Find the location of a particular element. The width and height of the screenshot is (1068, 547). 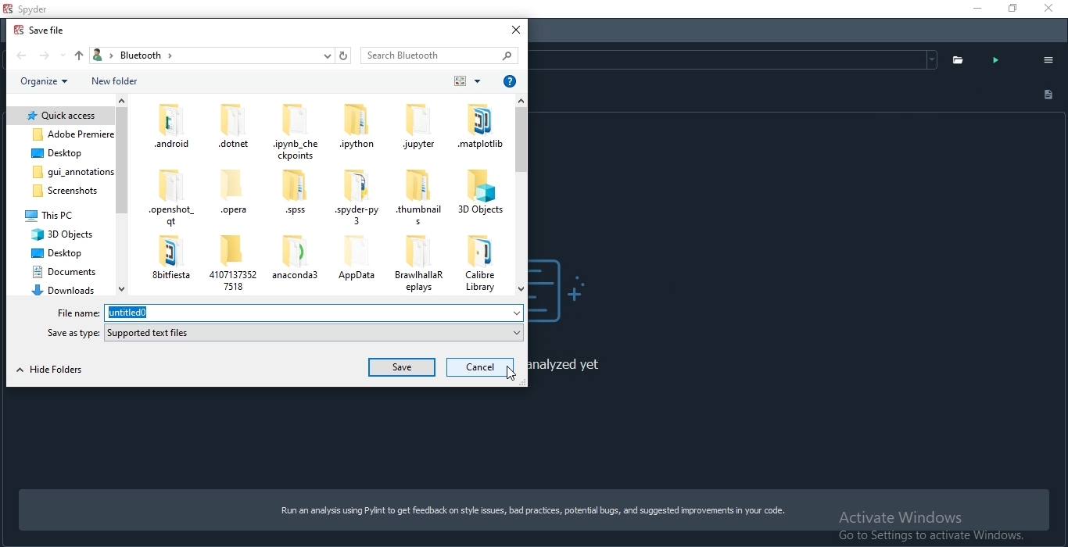

folder 1 is located at coordinates (59, 116).